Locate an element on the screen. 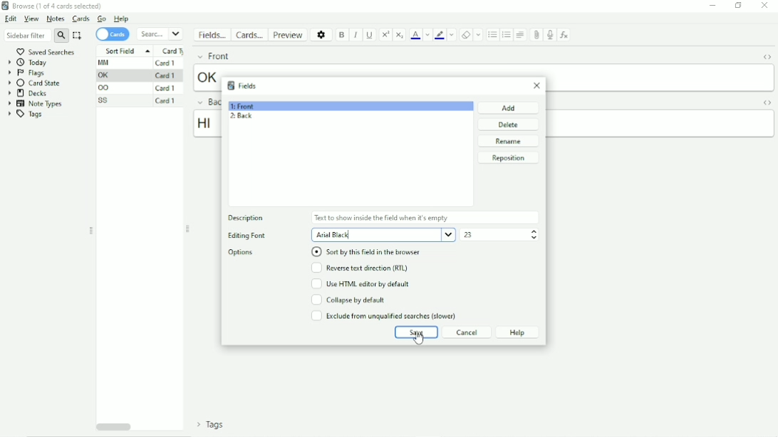 The width and height of the screenshot is (778, 437). Card 1 is located at coordinates (166, 88).